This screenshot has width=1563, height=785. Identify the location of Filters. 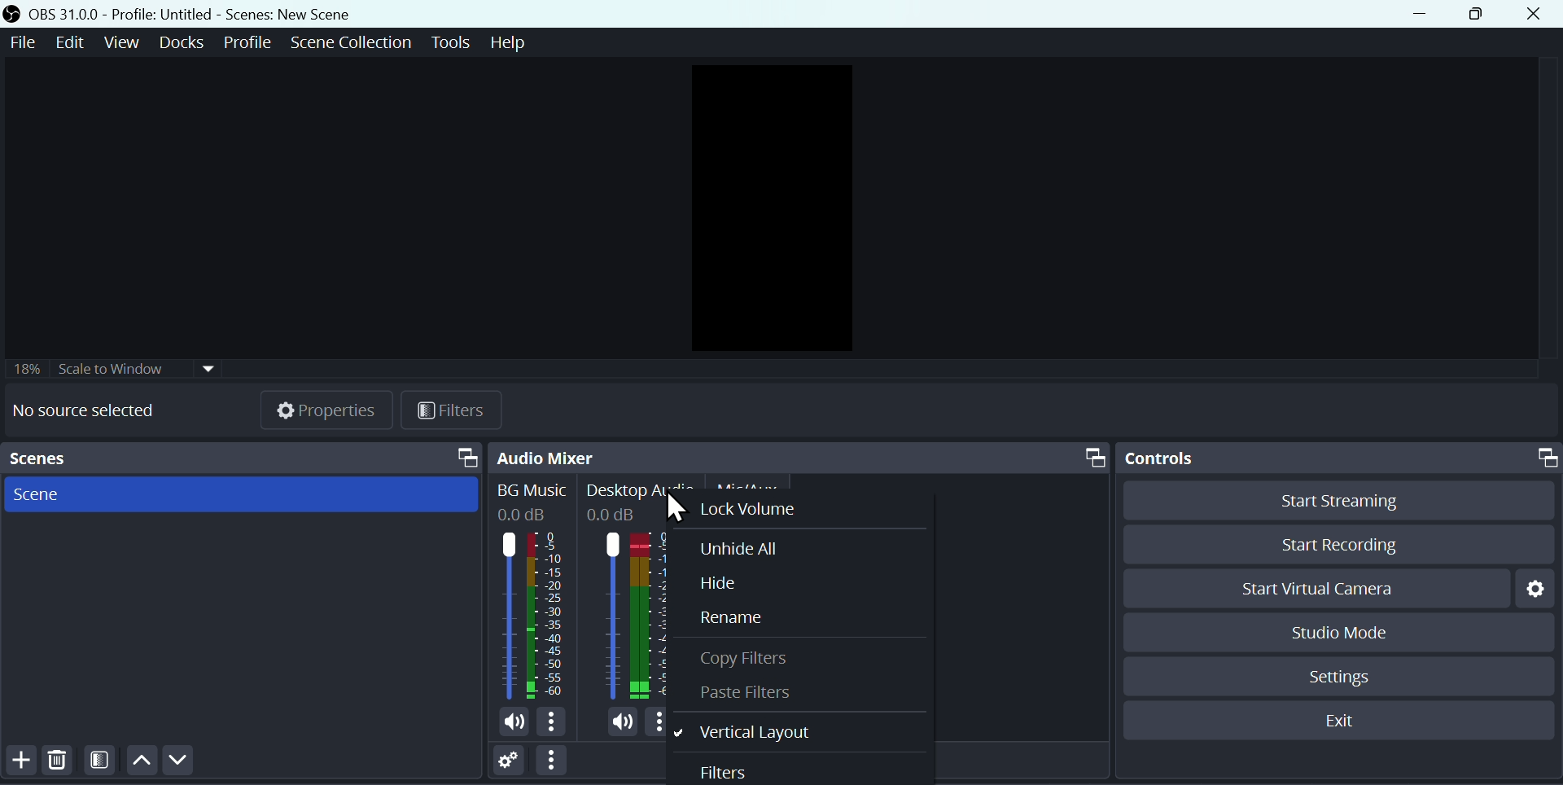
(726, 773).